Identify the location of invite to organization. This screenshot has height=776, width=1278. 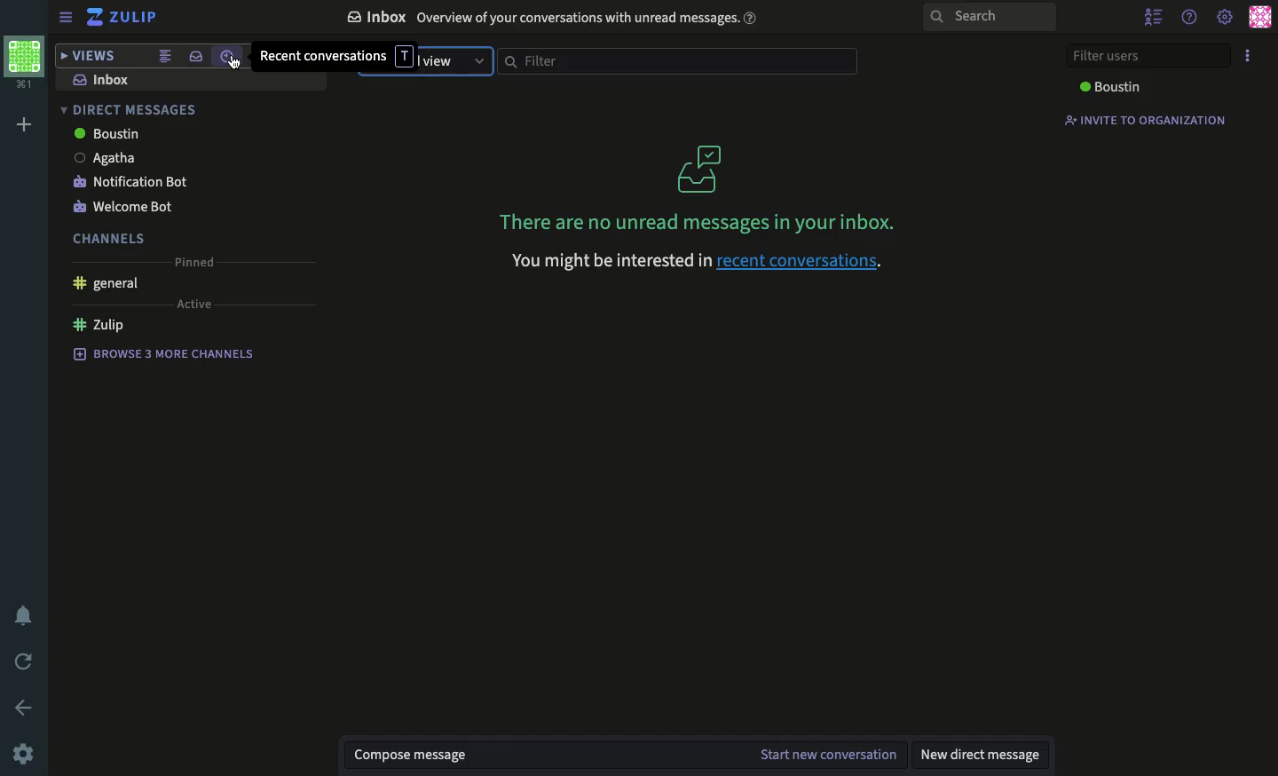
(1143, 120).